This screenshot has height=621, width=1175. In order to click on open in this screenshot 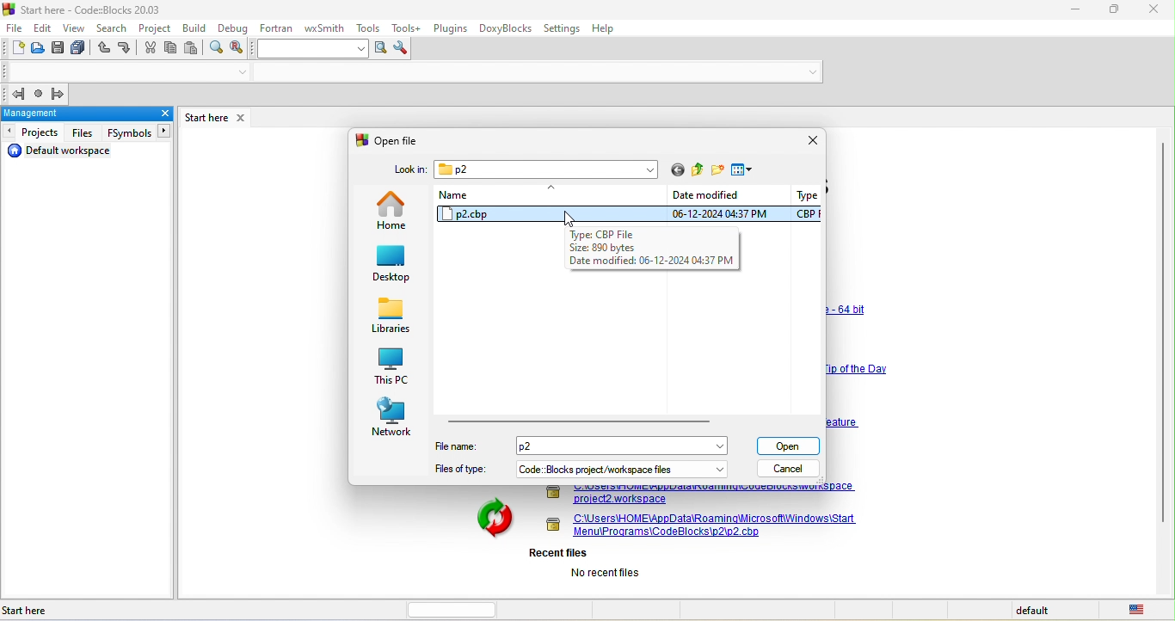, I will do `click(40, 49)`.